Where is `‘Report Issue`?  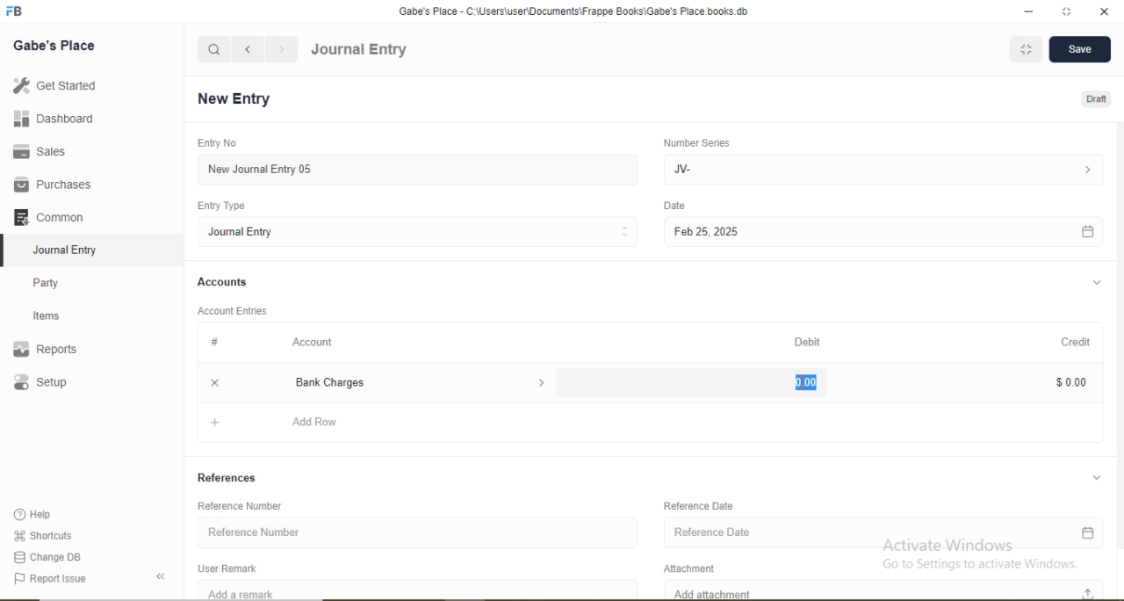
‘Report Issue is located at coordinates (68, 579).